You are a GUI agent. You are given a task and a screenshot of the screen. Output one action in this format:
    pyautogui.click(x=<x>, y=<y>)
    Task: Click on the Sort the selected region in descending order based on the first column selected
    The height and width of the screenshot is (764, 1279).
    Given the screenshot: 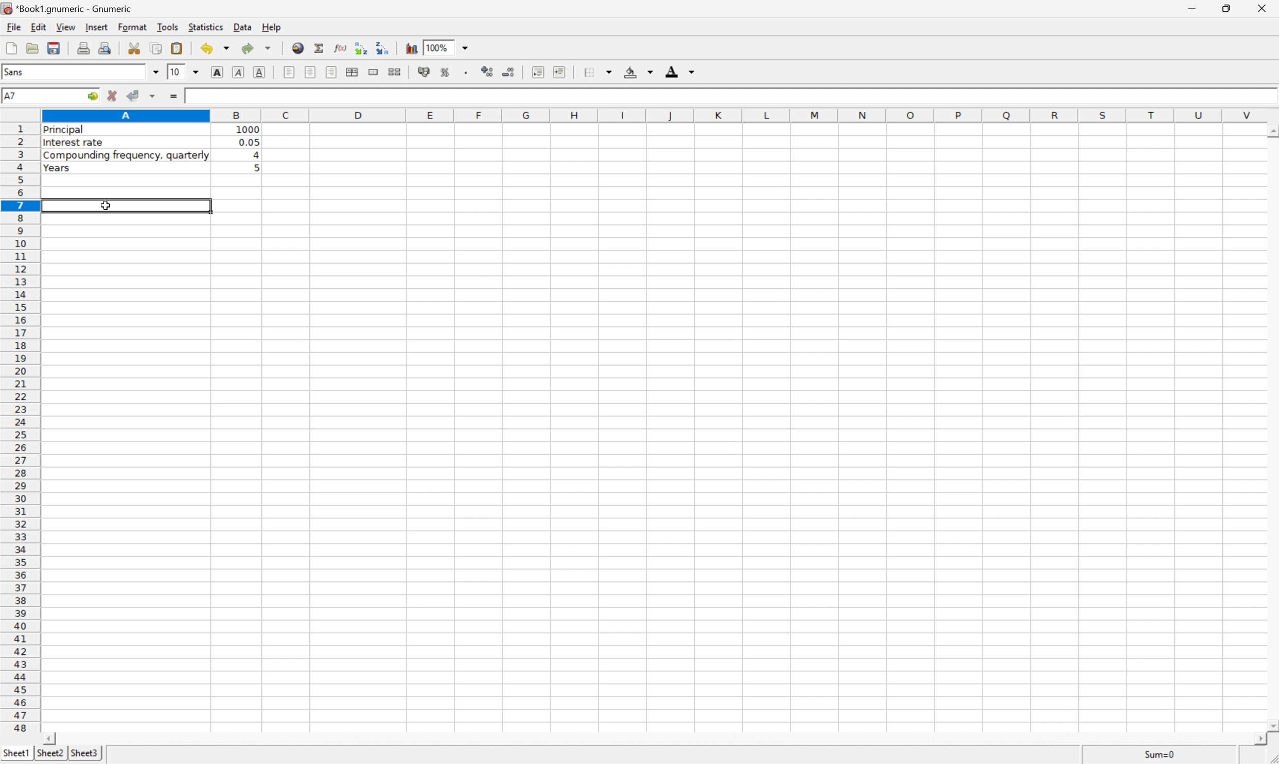 What is the action you would take?
    pyautogui.click(x=383, y=47)
    